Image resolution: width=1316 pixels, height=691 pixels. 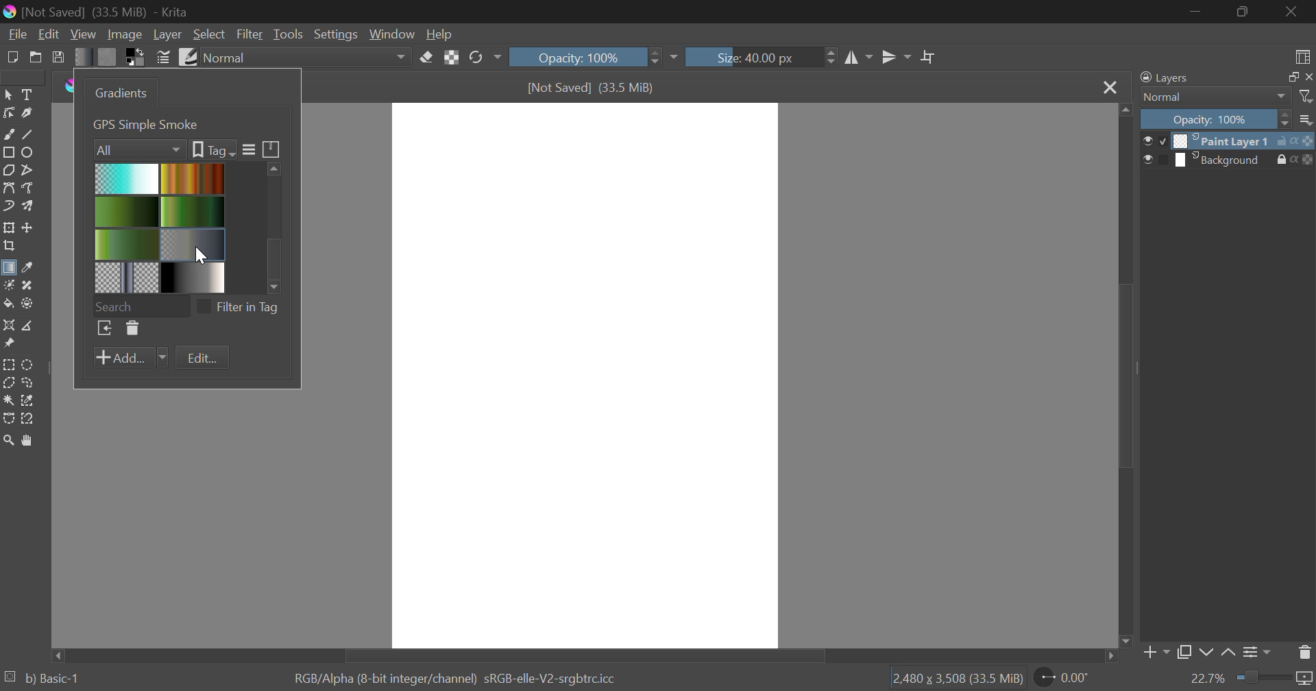 What do you see at coordinates (191, 178) in the screenshot?
I see `Gradient 2` at bounding box center [191, 178].